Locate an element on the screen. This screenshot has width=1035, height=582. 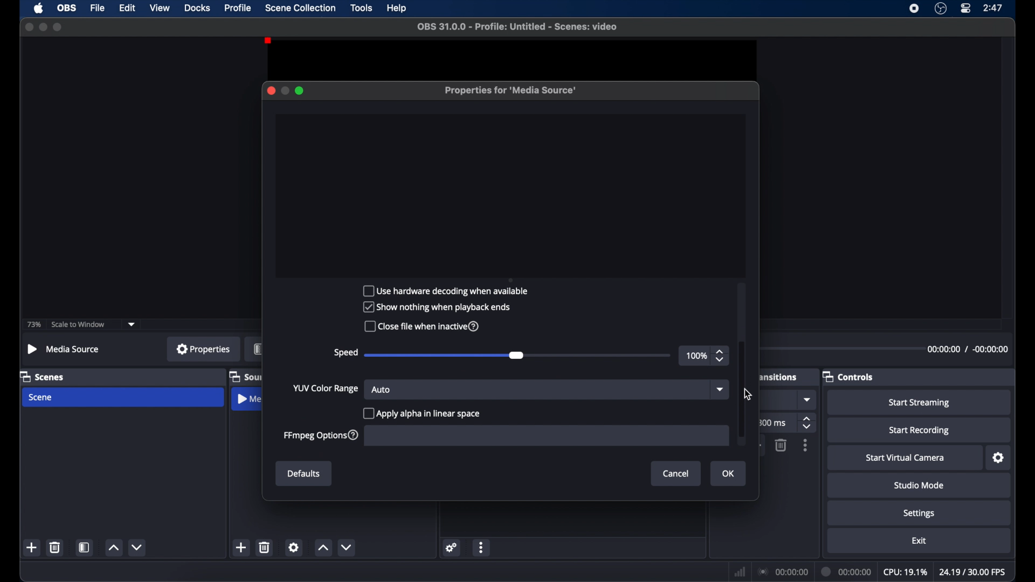
Defaults is located at coordinates (304, 474).